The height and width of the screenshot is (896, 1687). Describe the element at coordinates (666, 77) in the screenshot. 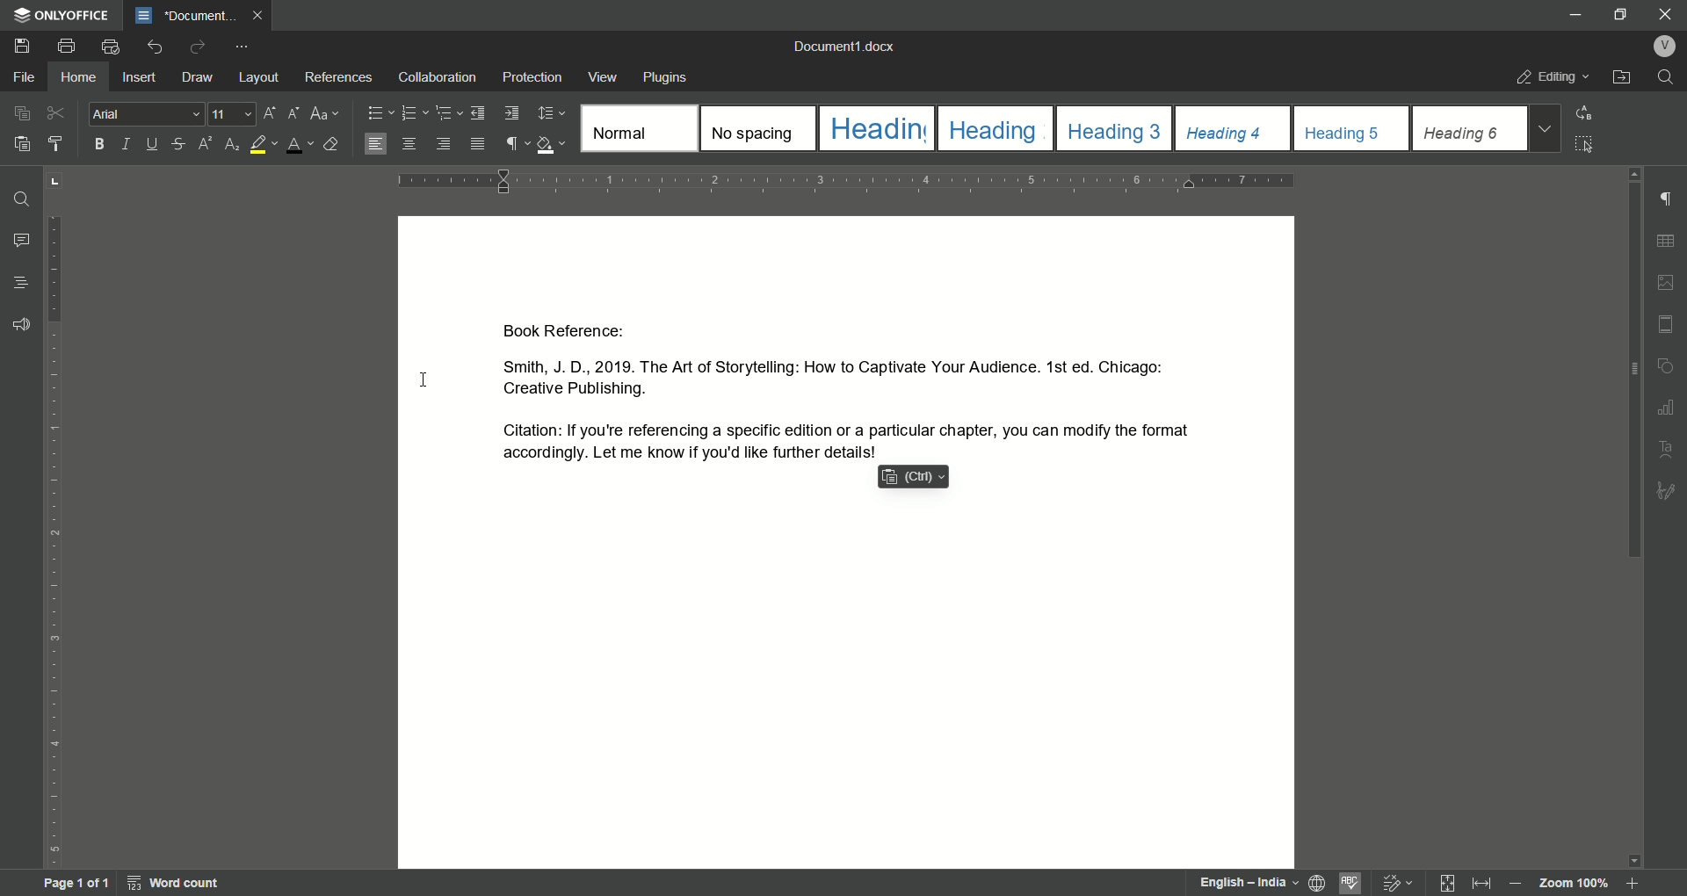

I see `plugins` at that location.